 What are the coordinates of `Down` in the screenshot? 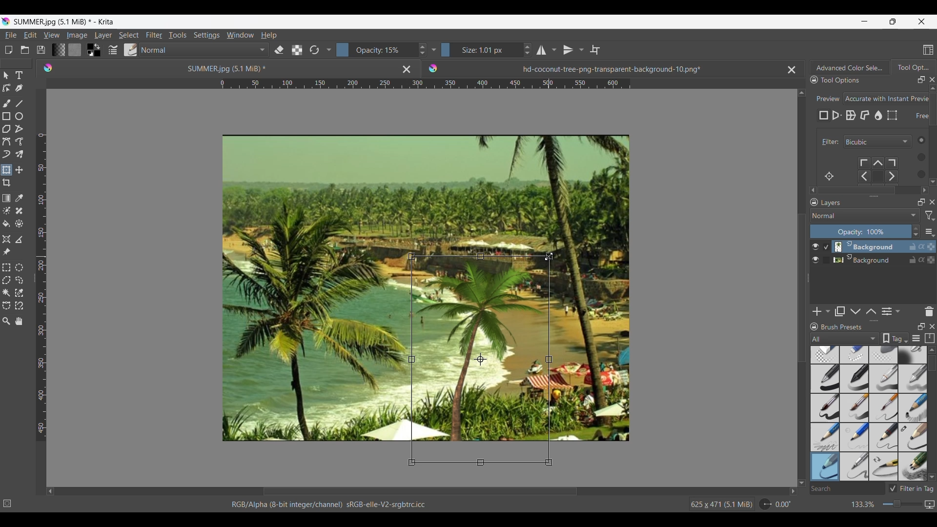 It's located at (932, 477).